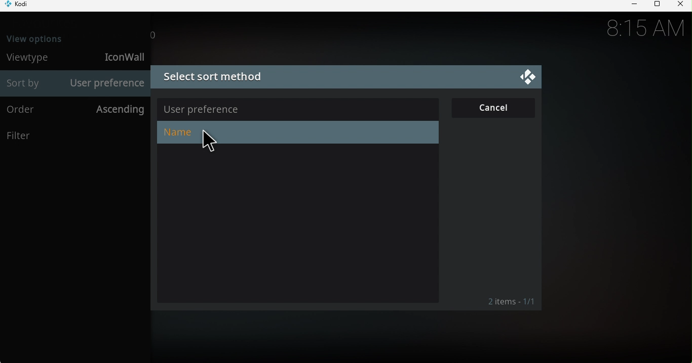 The width and height of the screenshot is (692, 363). What do you see at coordinates (494, 106) in the screenshot?
I see `Cancel` at bounding box center [494, 106].